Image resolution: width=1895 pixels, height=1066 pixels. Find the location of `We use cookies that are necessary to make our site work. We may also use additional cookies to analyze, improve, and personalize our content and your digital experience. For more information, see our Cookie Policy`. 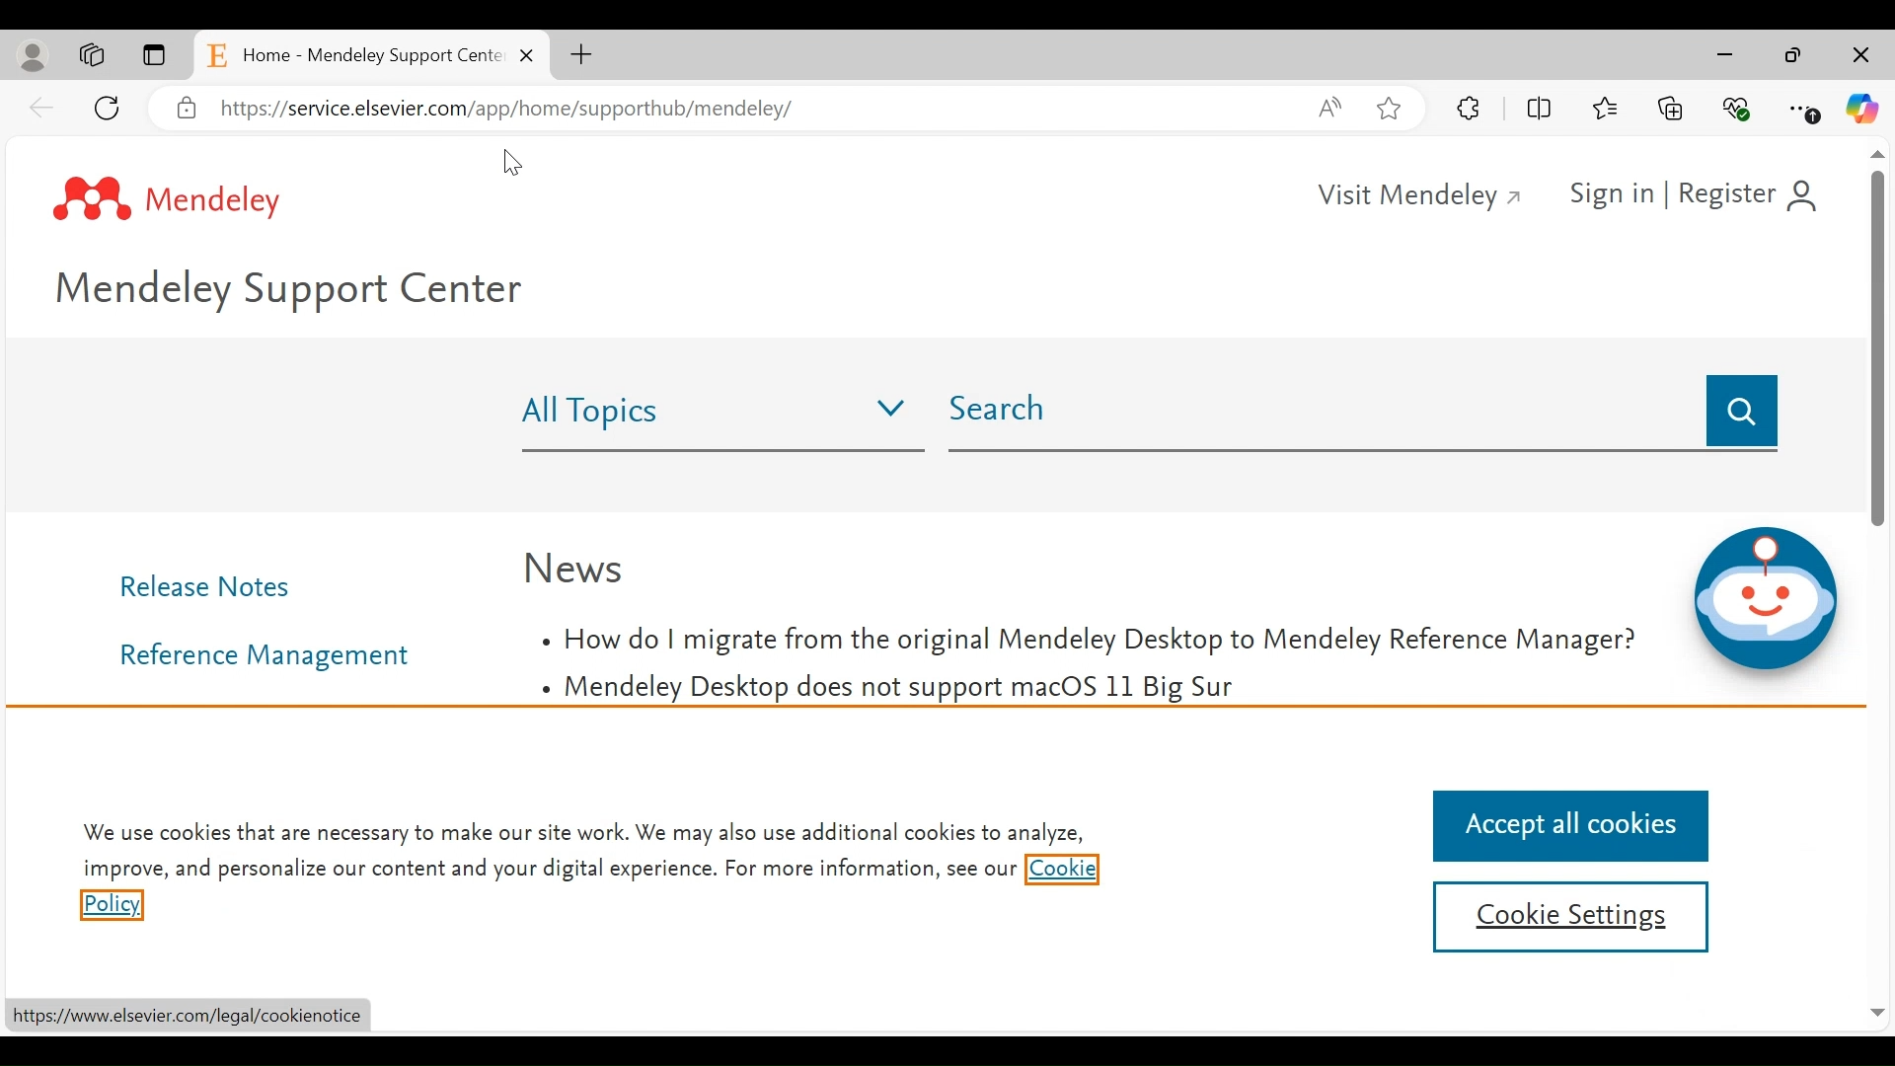

We use cookies that are necessary to make our site work. We may also use additional cookies to analyze, improve, and personalize our content and your digital experience. For more information, see our Cookie Policy is located at coordinates (583, 834).